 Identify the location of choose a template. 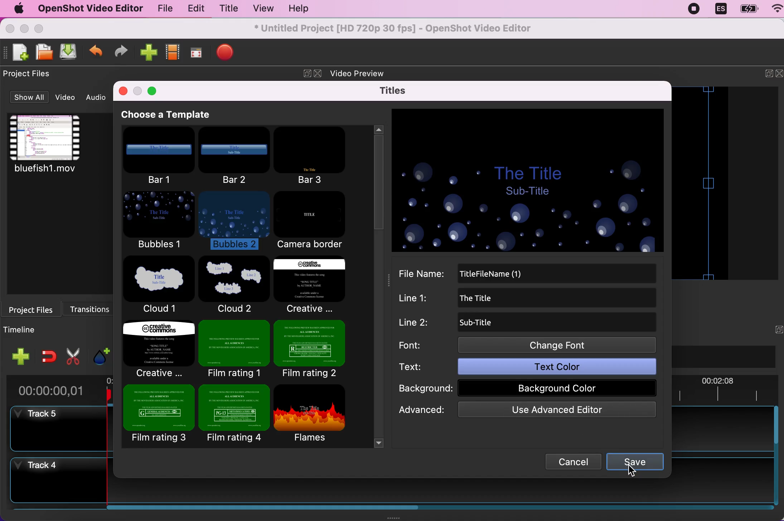
(176, 115).